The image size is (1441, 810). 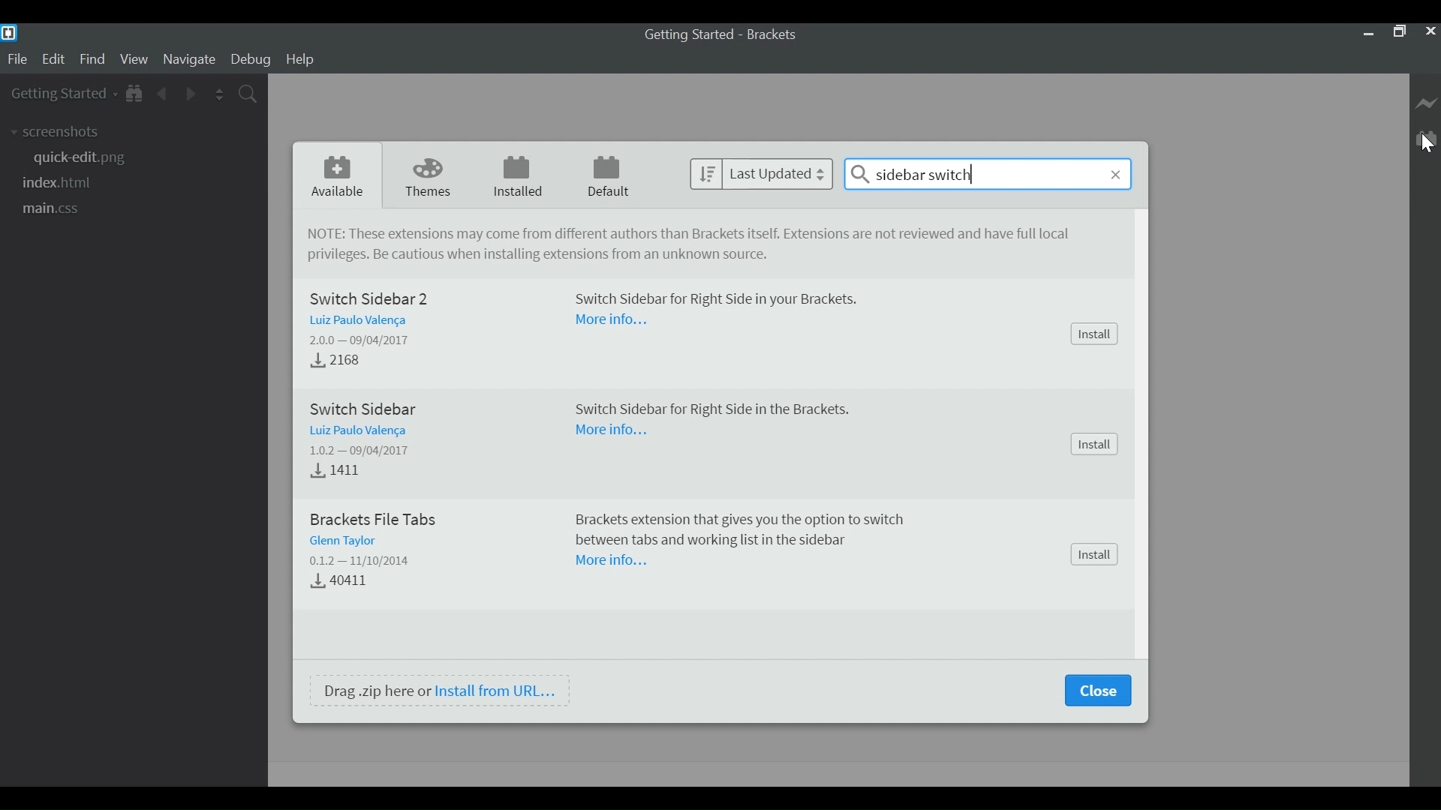 I want to click on Find, so click(x=92, y=60).